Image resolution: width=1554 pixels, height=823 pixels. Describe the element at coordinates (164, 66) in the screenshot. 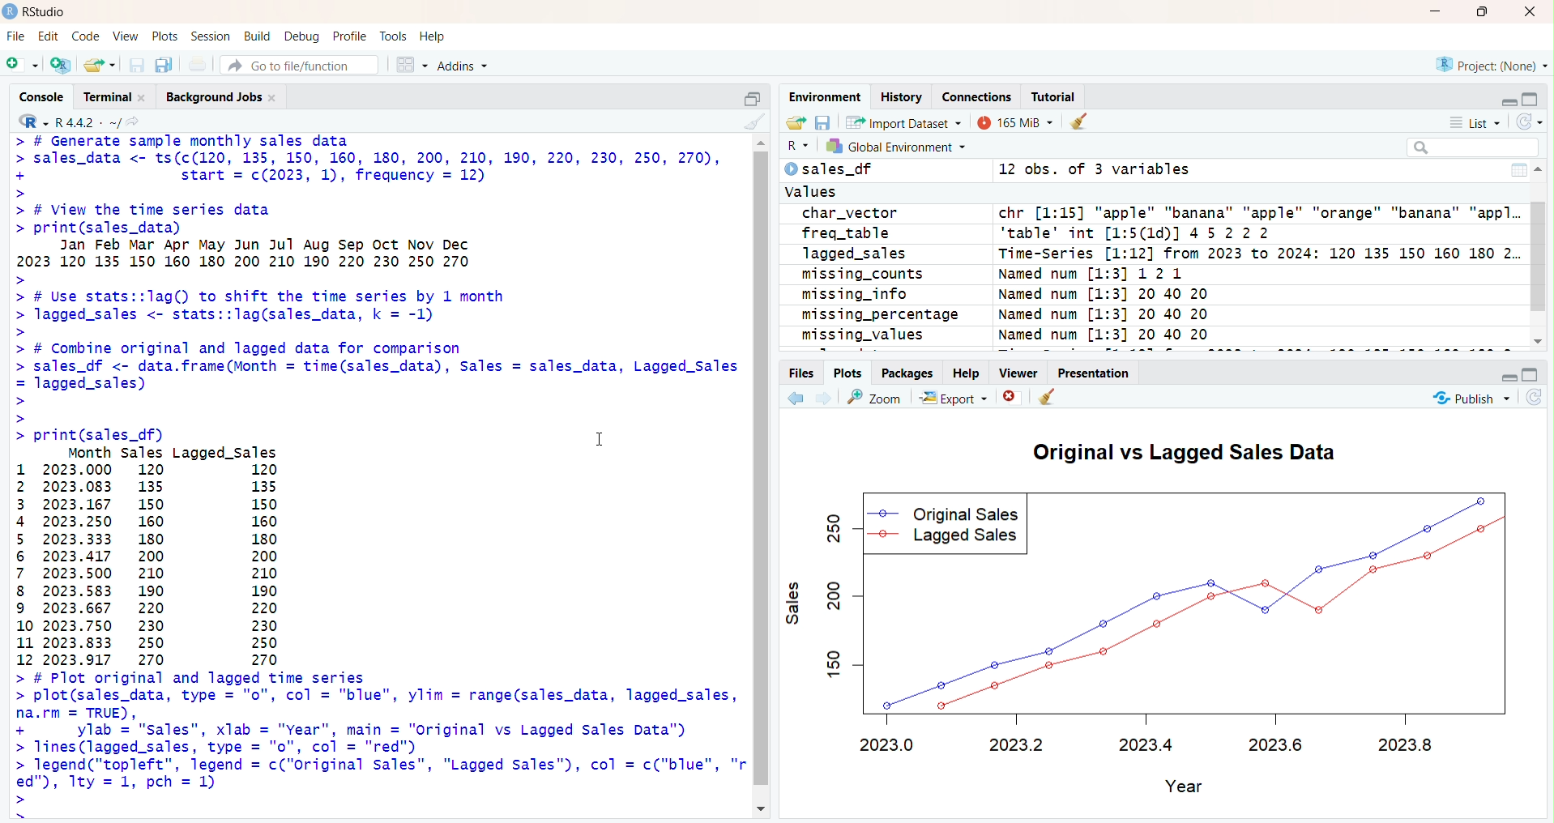

I see `save all open document` at that location.